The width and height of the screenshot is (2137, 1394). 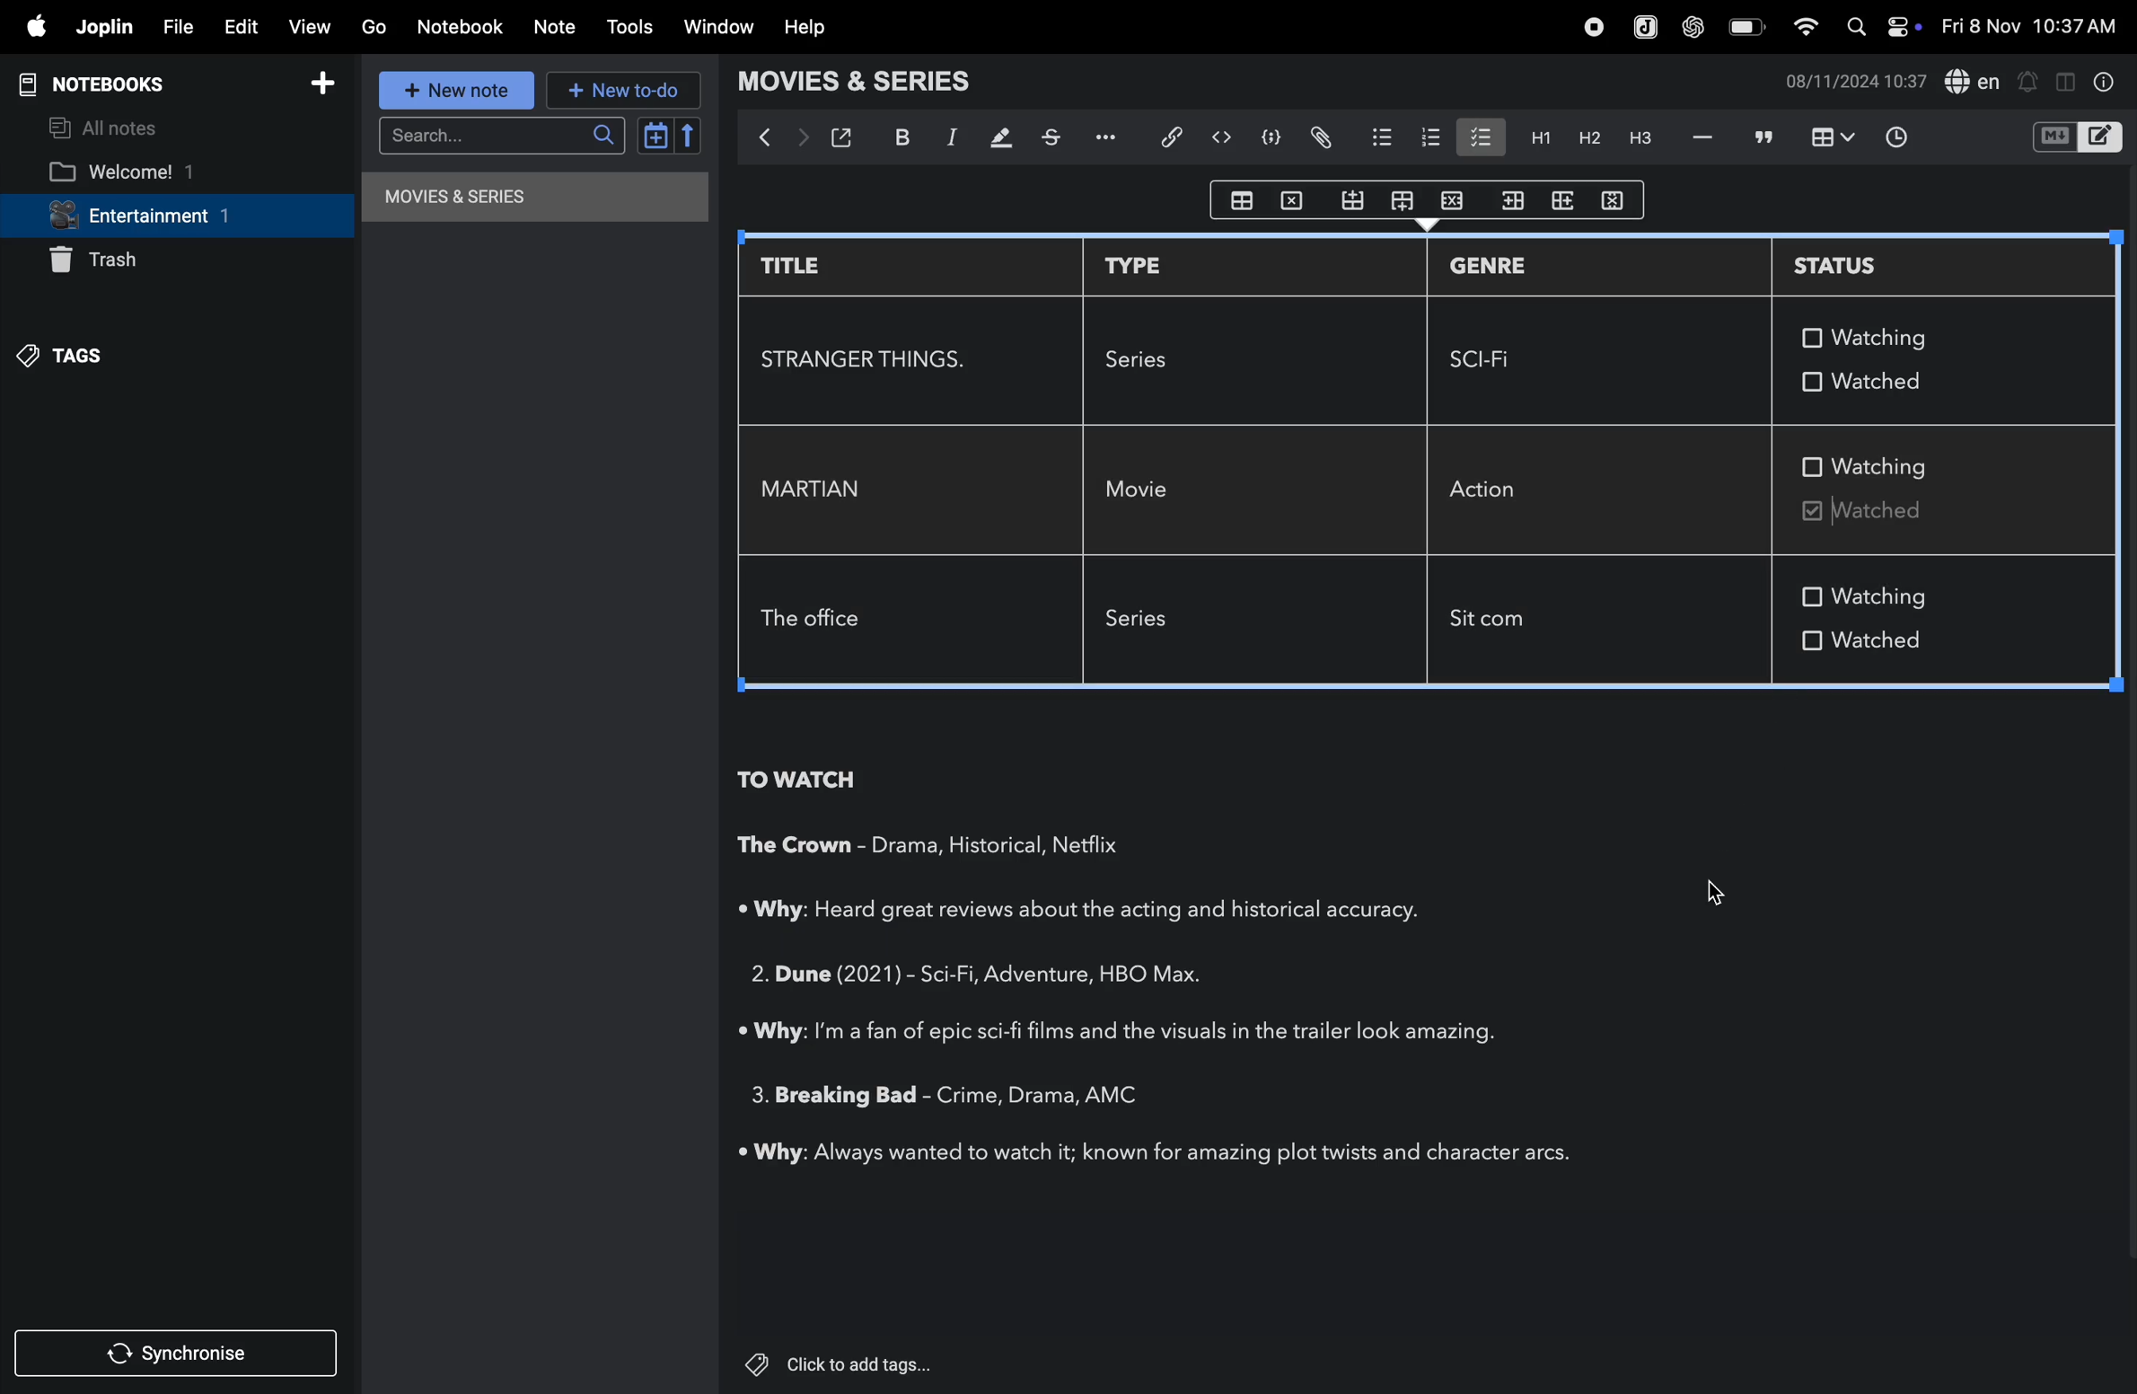 I want to click on cast on, so click(x=1122, y=1093).